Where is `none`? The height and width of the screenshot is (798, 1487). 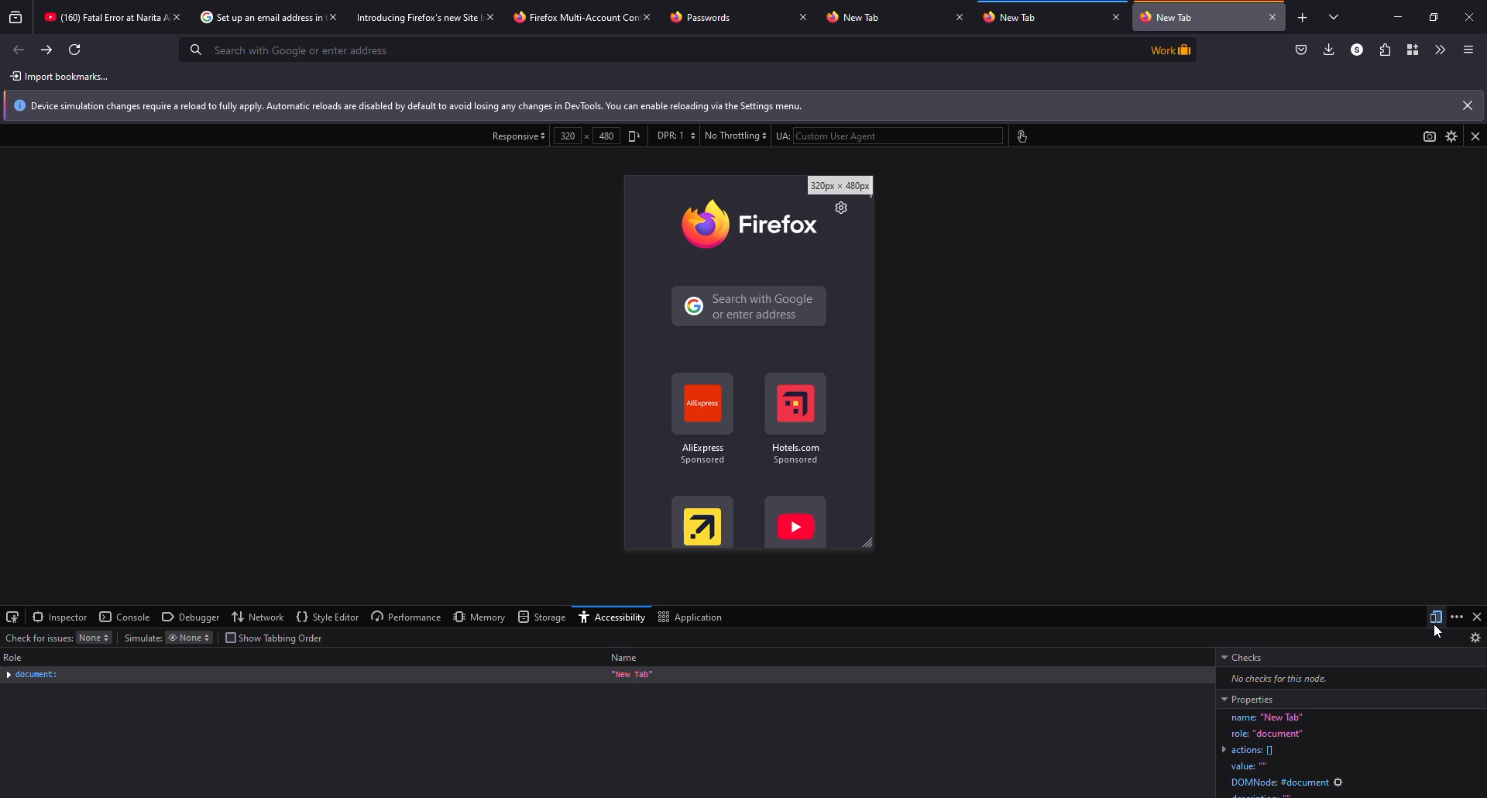
none is located at coordinates (187, 638).